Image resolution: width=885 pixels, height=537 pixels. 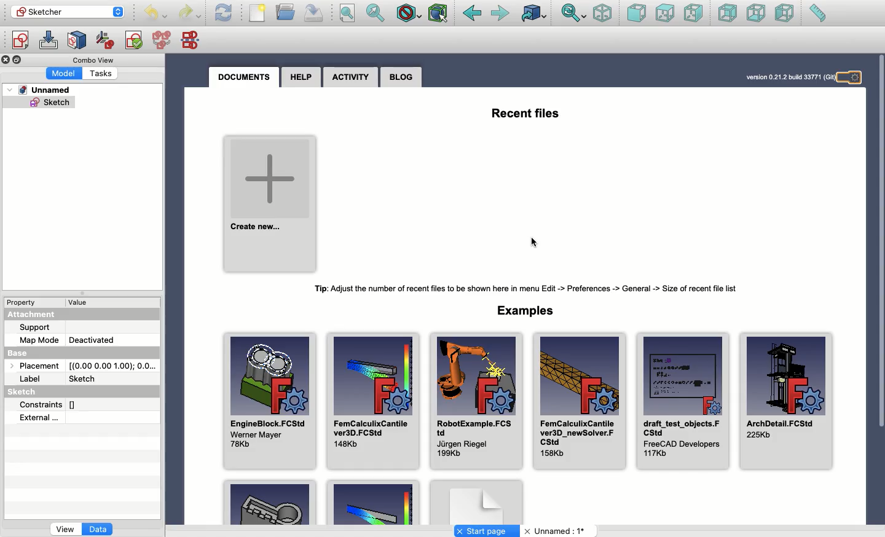 I want to click on Validate sketch, so click(x=133, y=39).